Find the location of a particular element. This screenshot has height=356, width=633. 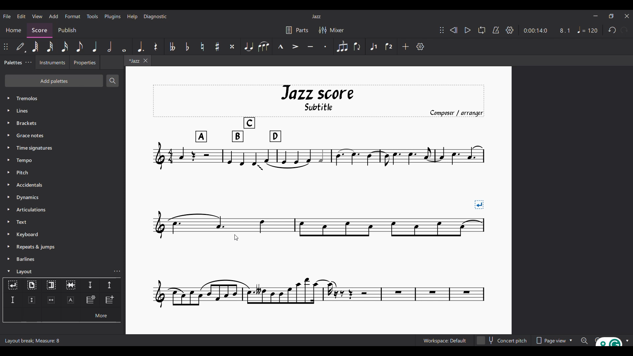

16th note is located at coordinates (64, 46).